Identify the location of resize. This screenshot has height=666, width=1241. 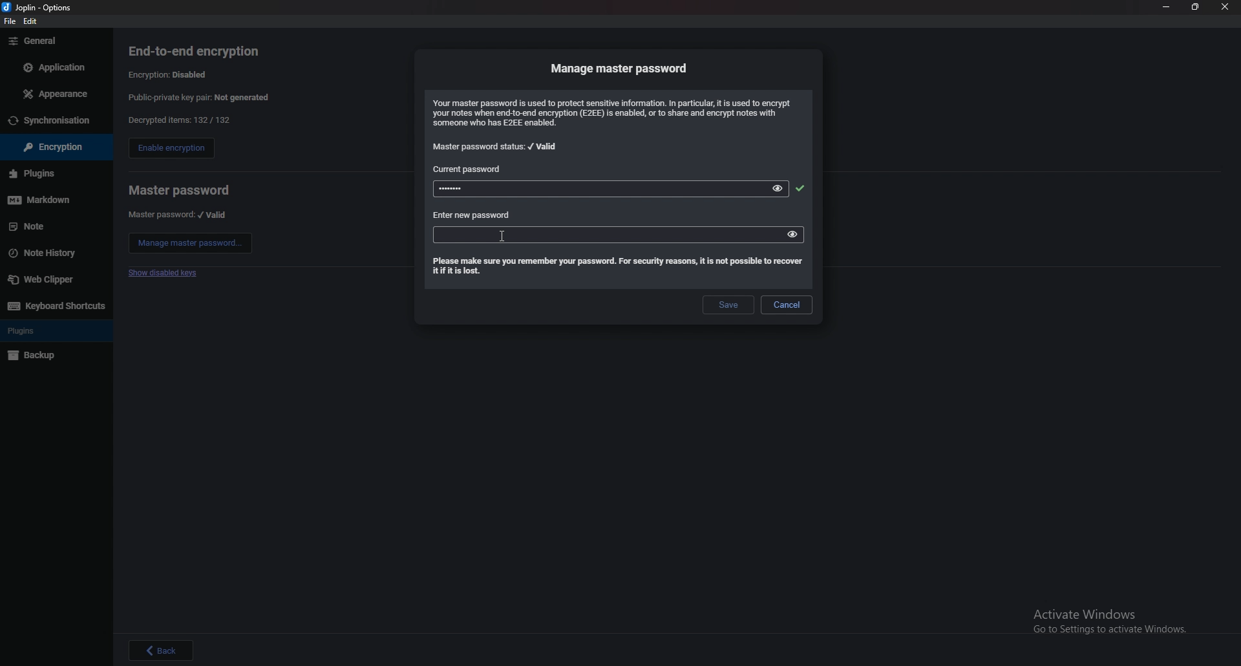
(1196, 8).